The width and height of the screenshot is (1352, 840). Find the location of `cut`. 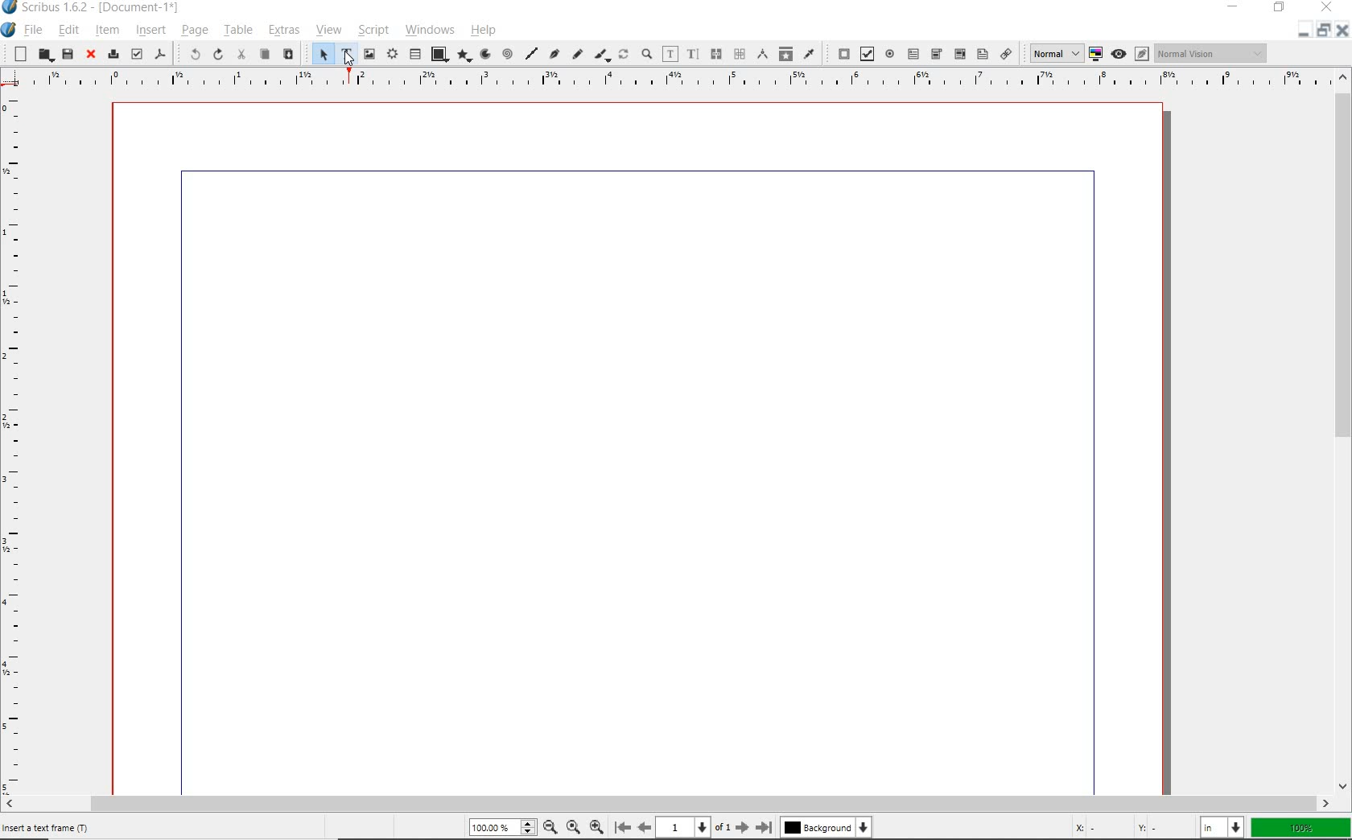

cut is located at coordinates (241, 54).